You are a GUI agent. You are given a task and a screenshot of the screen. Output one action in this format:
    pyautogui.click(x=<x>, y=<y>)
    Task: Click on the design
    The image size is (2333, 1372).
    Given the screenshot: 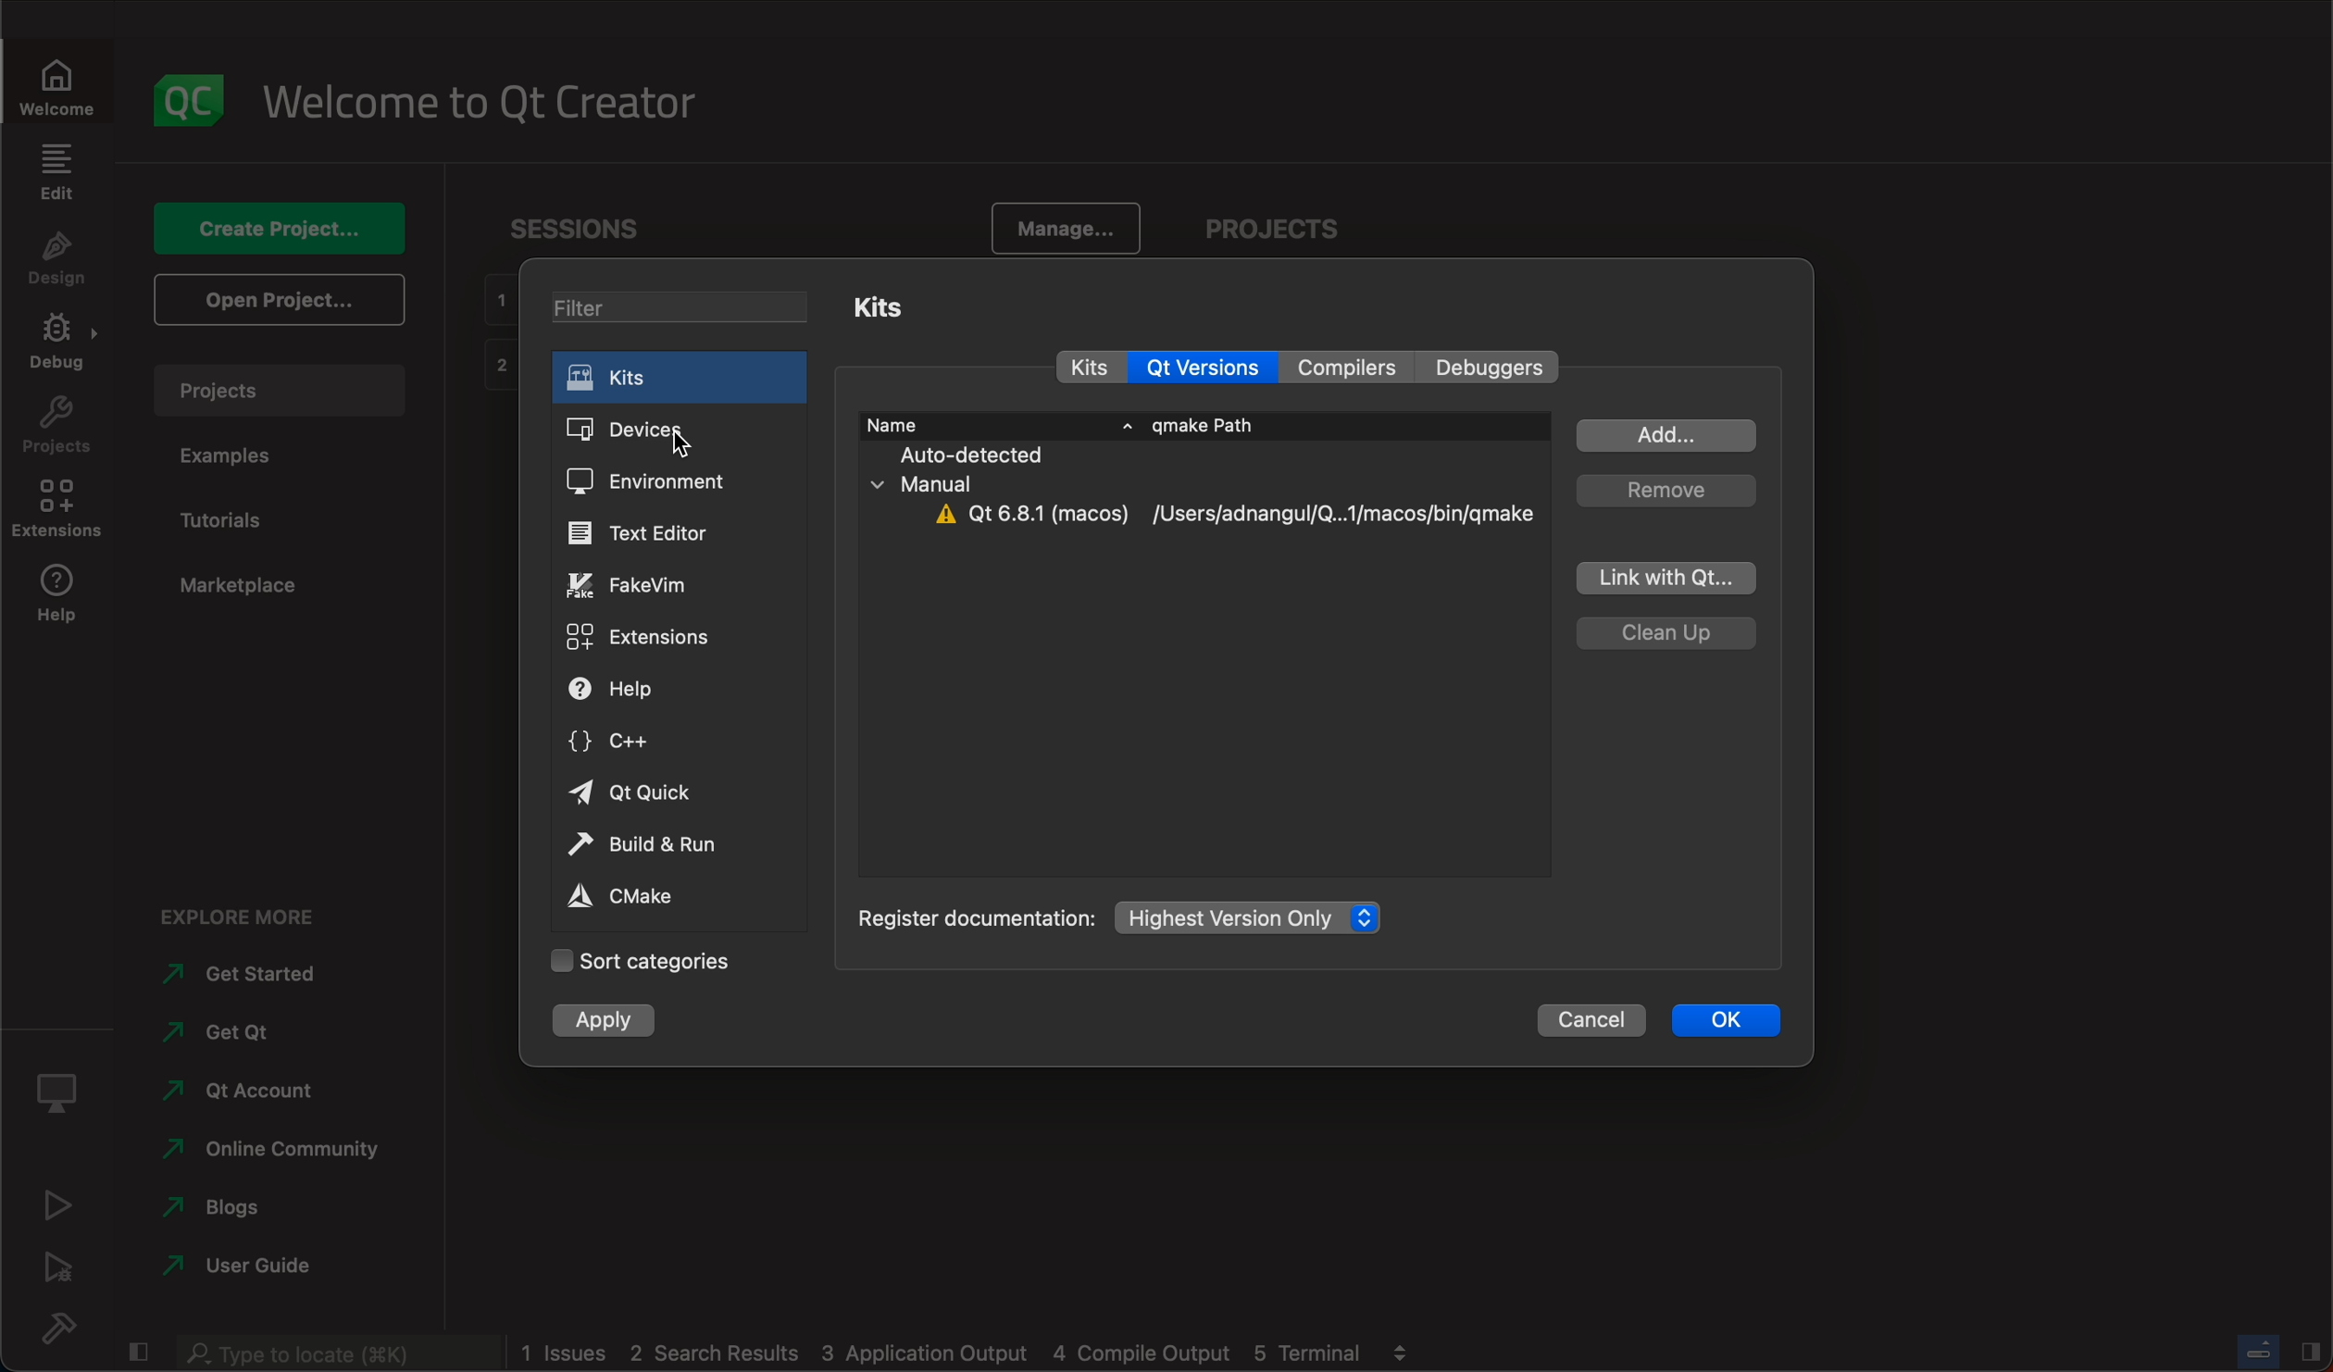 What is the action you would take?
    pyautogui.click(x=62, y=263)
    